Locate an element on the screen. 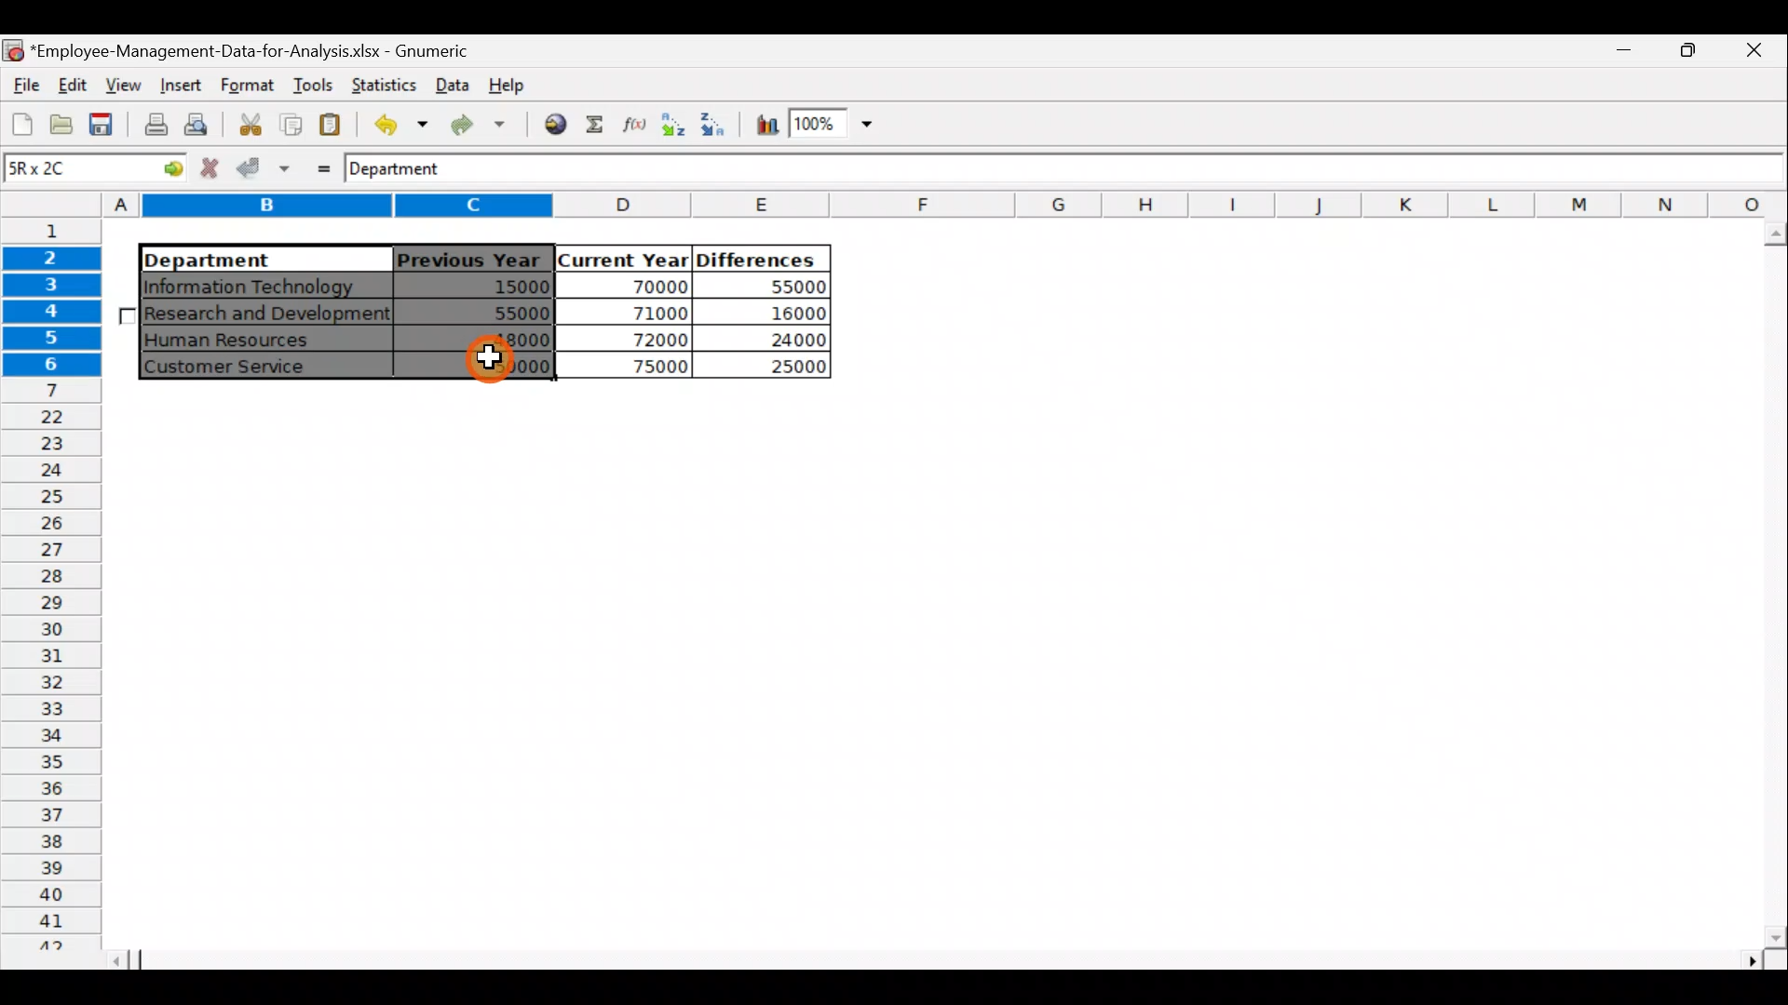 This screenshot has width=1788, height=1005. Edit a function in the current cell is located at coordinates (633, 124).